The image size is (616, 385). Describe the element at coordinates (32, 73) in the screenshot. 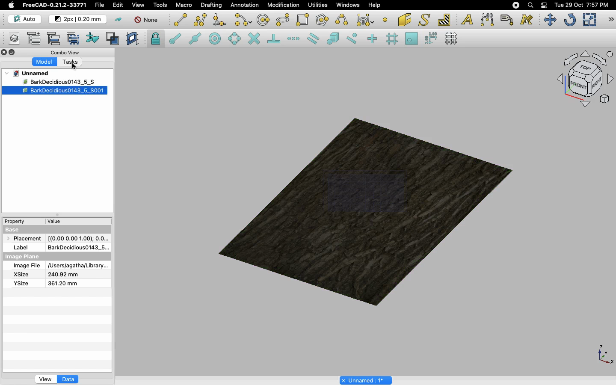

I see `Project` at that location.